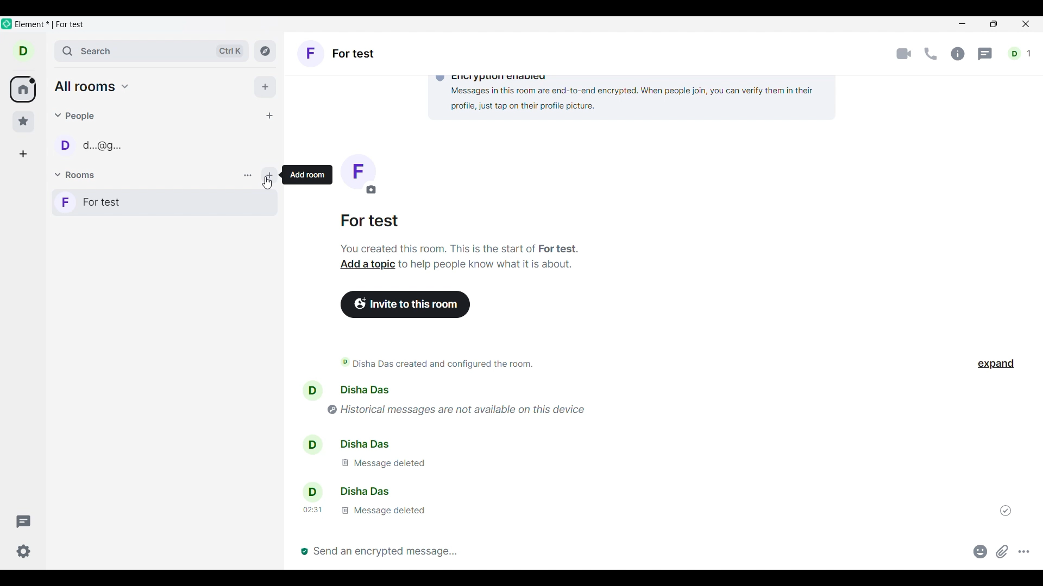  Describe the element at coordinates (23, 122) in the screenshot. I see `Favorites` at that location.